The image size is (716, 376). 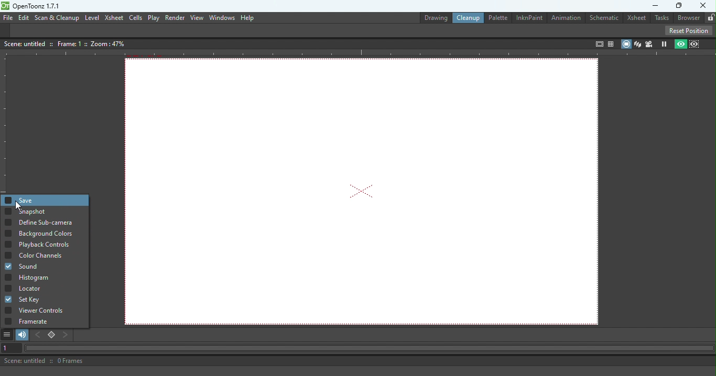 What do you see at coordinates (66, 335) in the screenshot?
I see `Next key` at bounding box center [66, 335].